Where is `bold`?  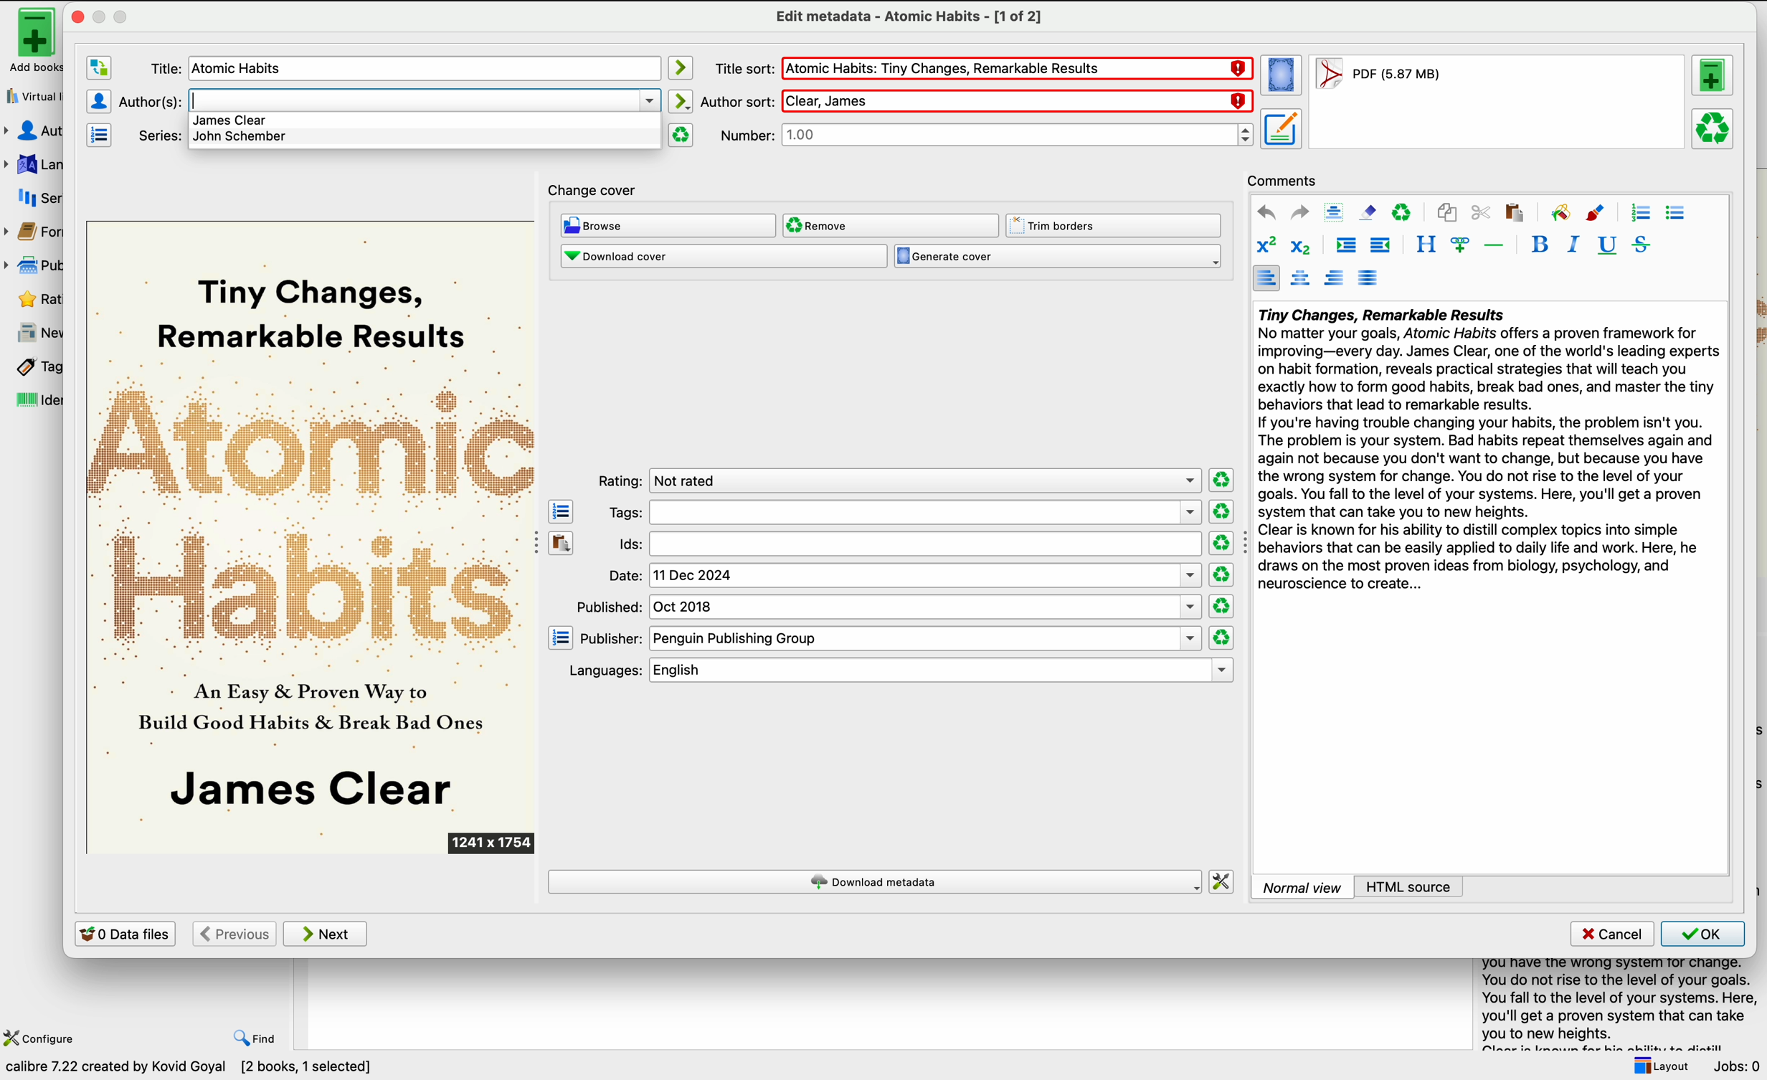
bold is located at coordinates (1540, 243).